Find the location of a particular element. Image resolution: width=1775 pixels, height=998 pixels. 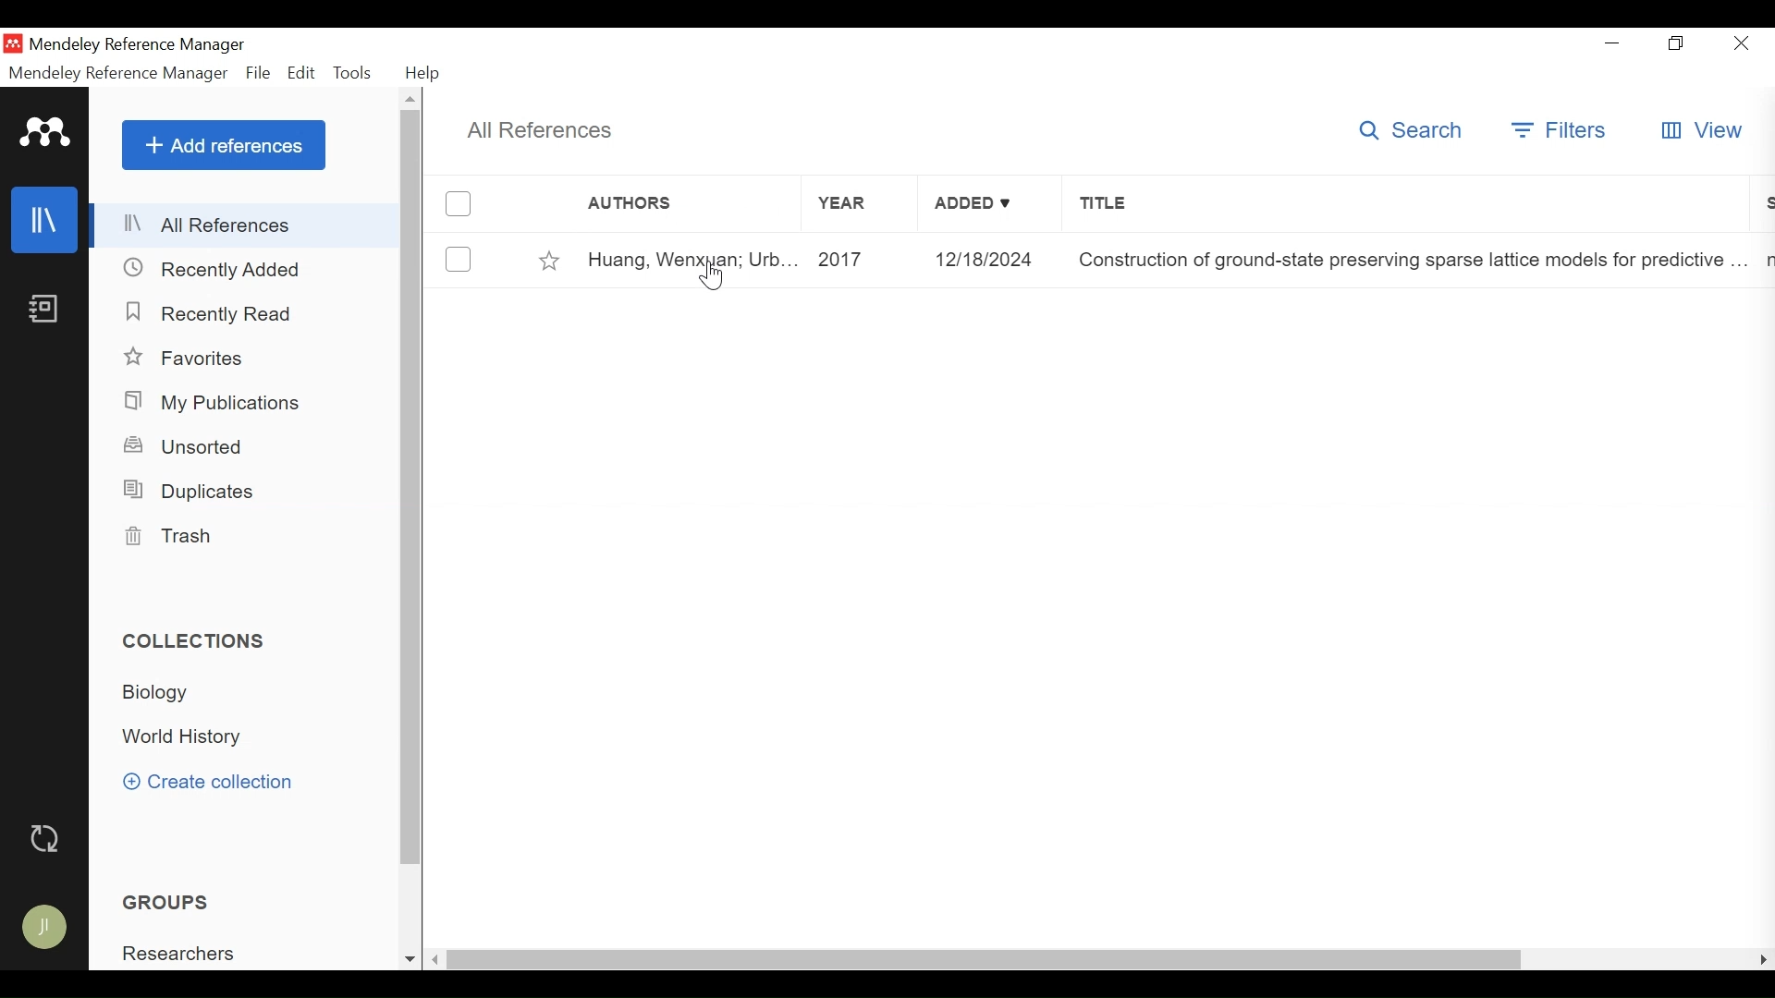

Favorites is located at coordinates (190, 359).